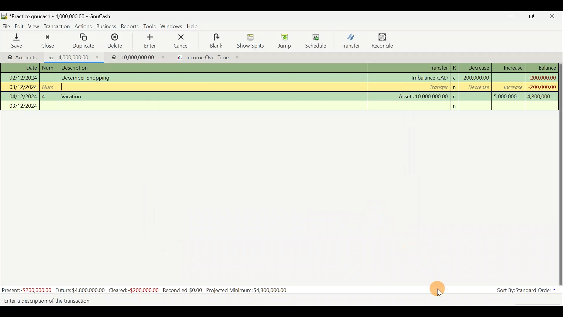 This screenshot has height=317, width=563. I want to click on Schedule, so click(316, 41).